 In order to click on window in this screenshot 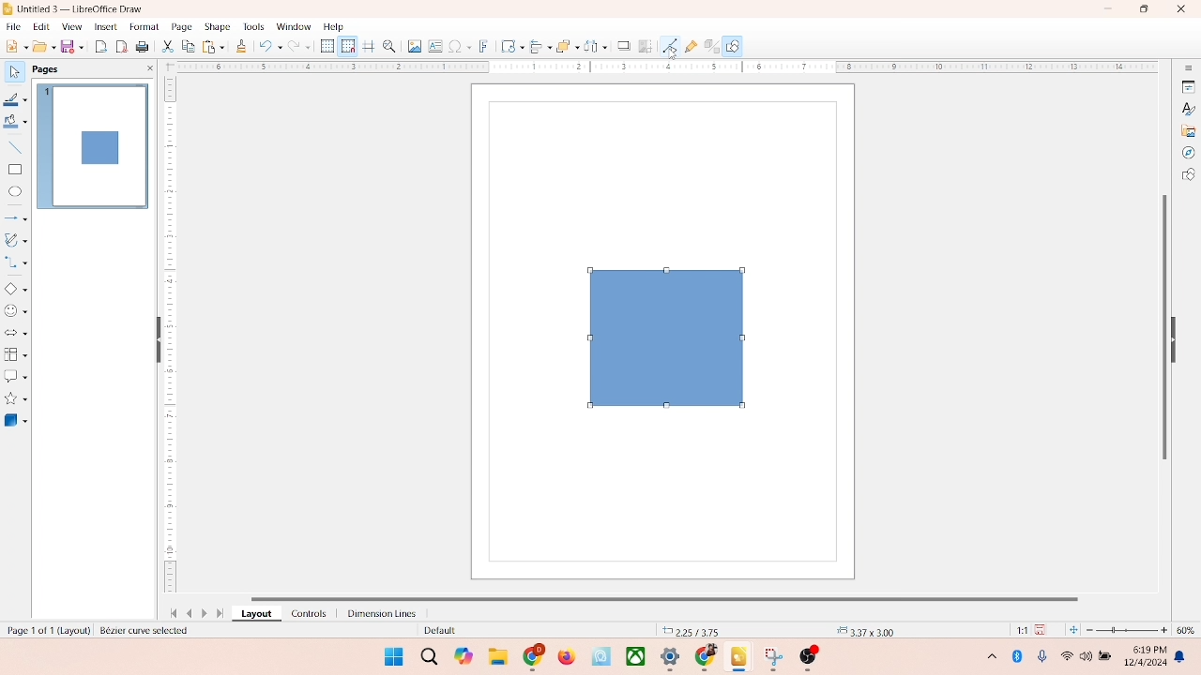, I will do `click(293, 27)`.